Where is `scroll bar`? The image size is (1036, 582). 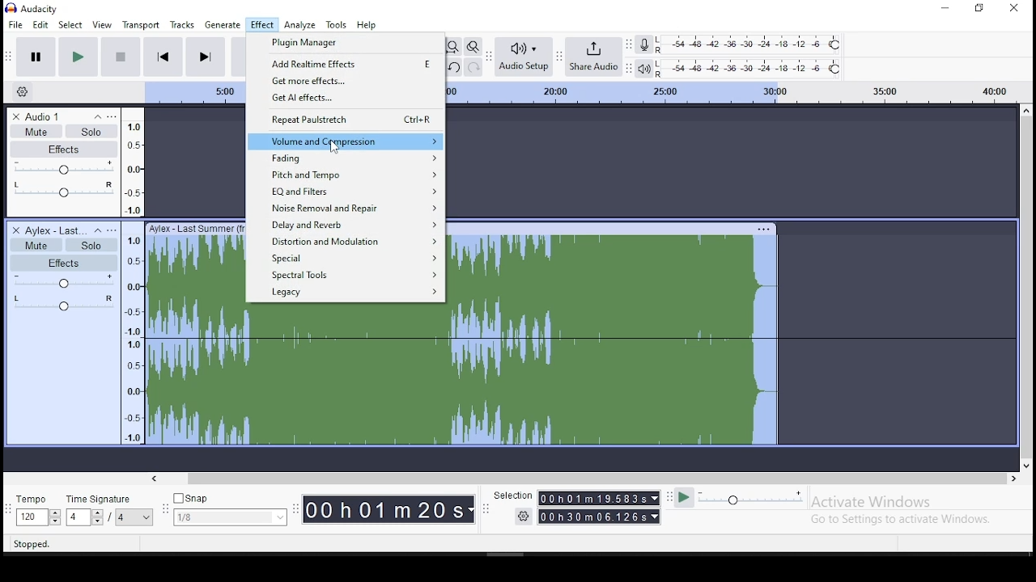 scroll bar is located at coordinates (1025, 285).